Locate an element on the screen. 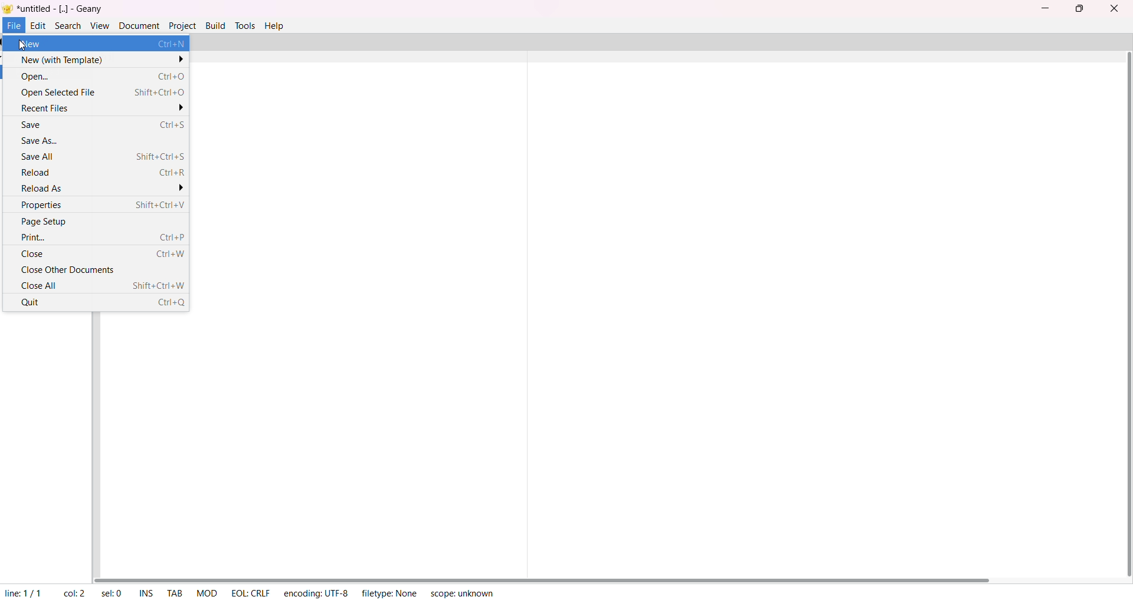  reload as is located at coordinates (100, 187).